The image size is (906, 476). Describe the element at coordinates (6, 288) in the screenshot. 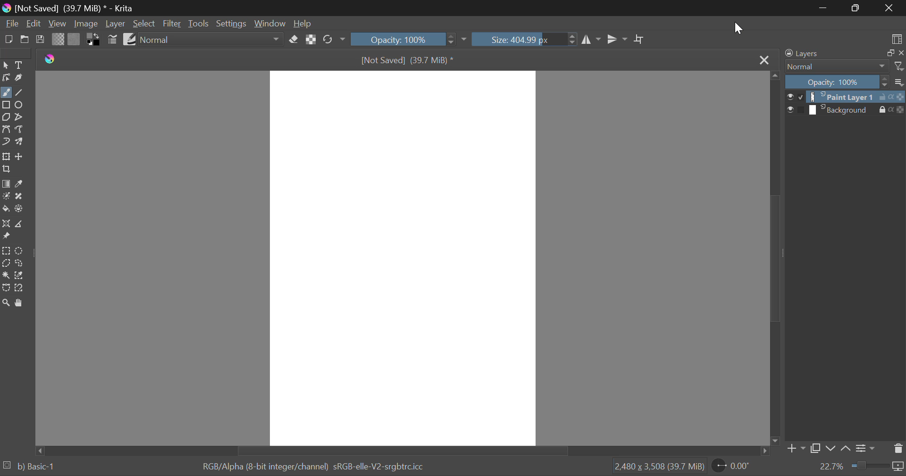

I see `Bezier Curve` at that location.